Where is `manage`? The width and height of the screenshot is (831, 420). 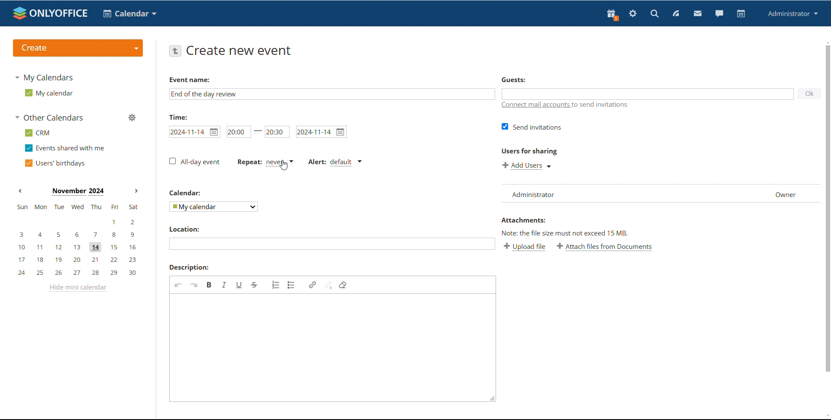 manage is located at coordinates (132, 118).